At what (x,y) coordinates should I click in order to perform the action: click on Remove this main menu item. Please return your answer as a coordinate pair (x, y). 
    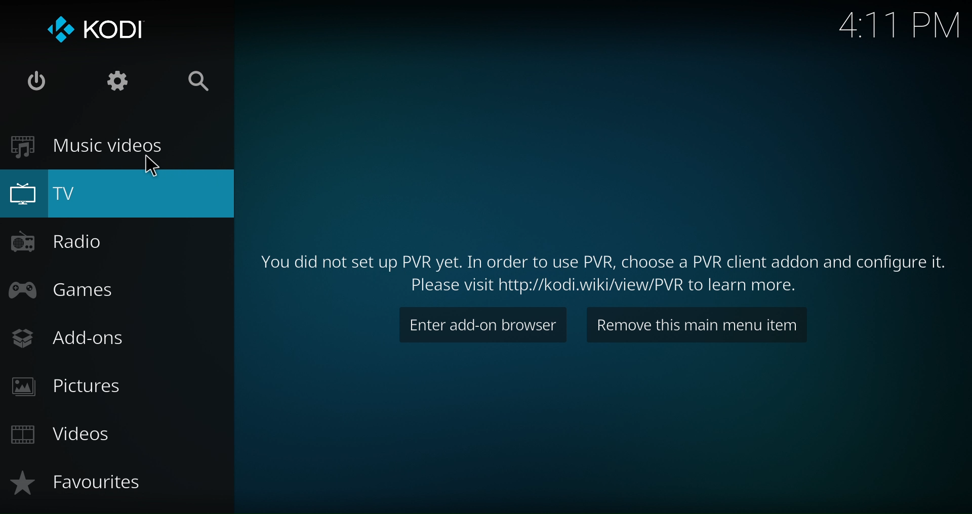
    Looking at the image, I should click on (696, 325).